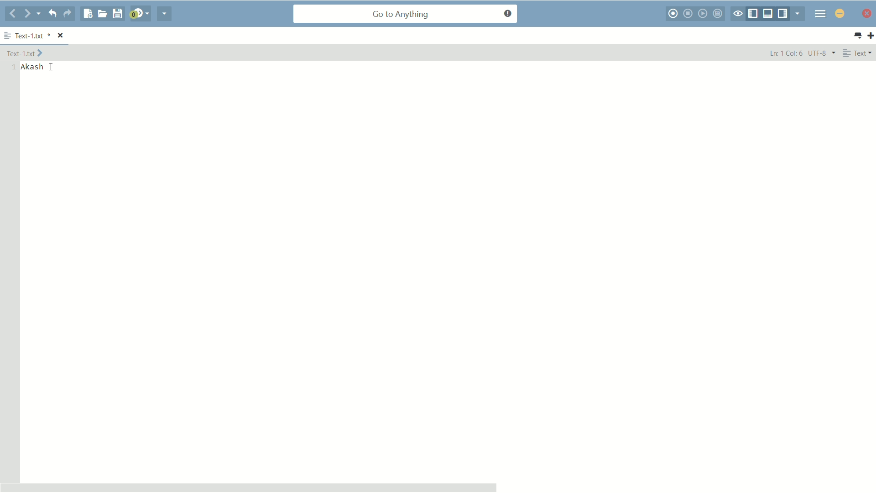  Describe the element at coordinates (61, 36) in the screenshot. I see `close file` at that location.